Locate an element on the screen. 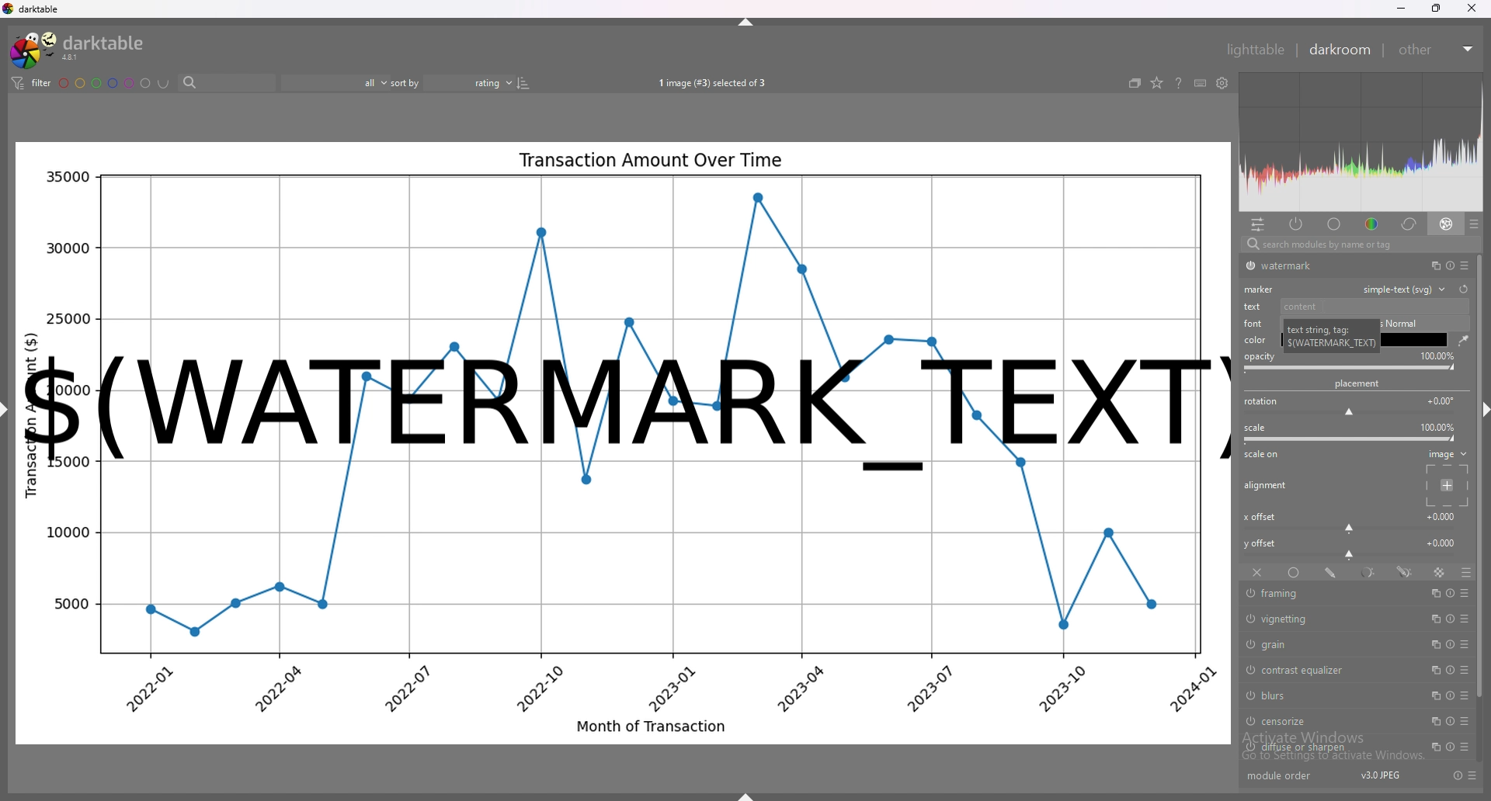  change type of overlays is located at coordinates (1158, 84).